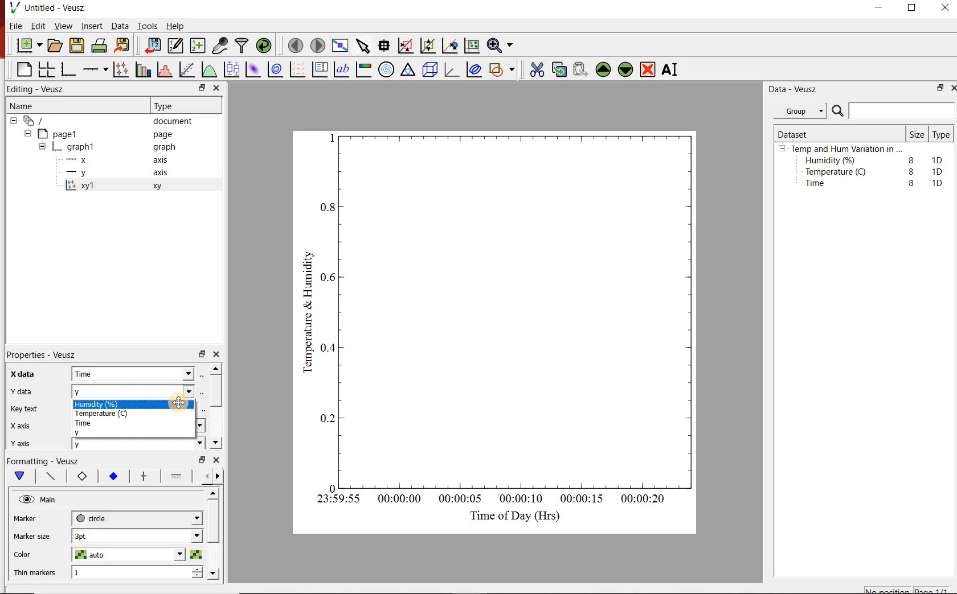  What do you see at coordinates (34, 519) in the screenshot?
I see `Marker` at bounding box center [34, 519].